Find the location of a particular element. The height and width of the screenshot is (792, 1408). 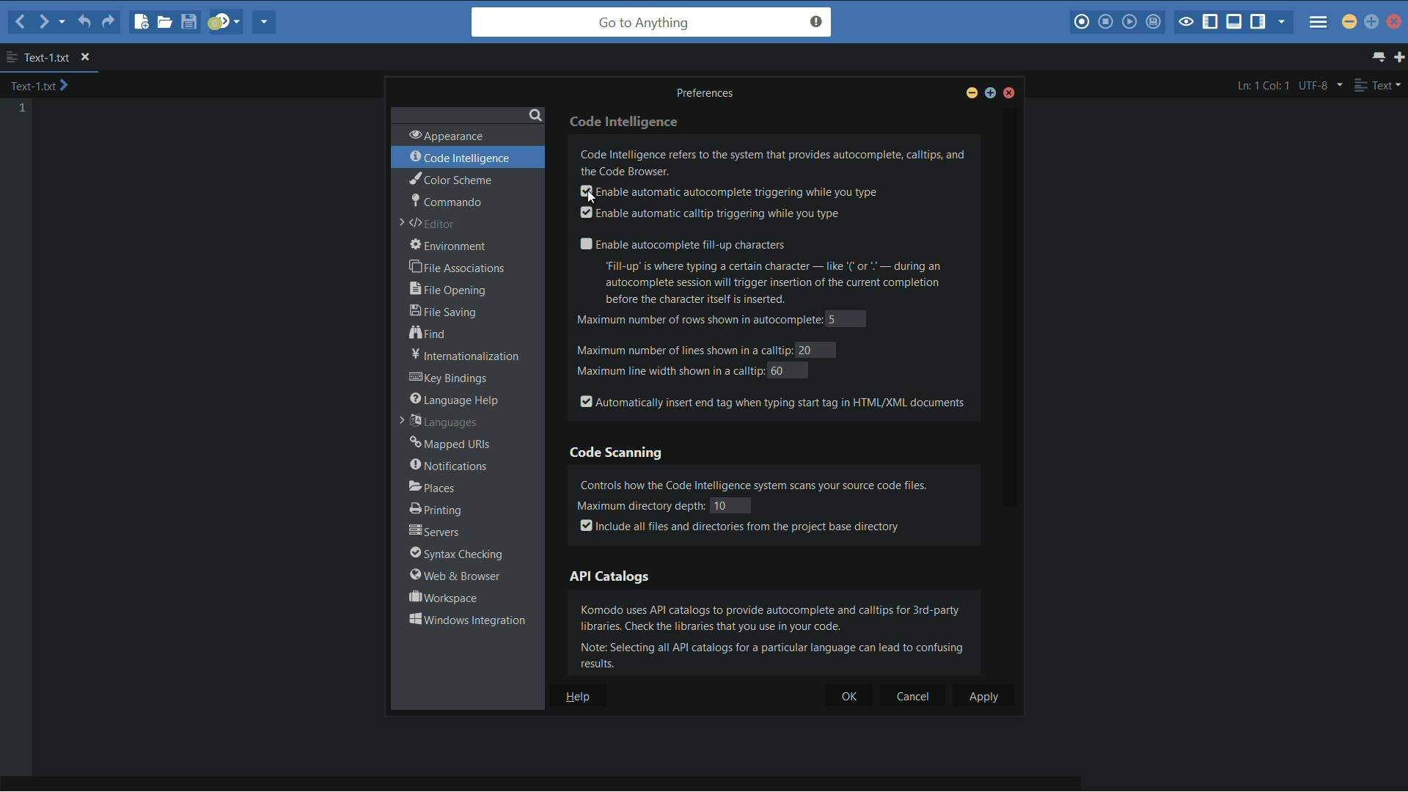

“Fill-up’ is where typing a certain character — like ‘(or " — during an
autocomplete session will trigger insertion of the current completion
before the character itself is inserted. is located at coordinates (784, 283).